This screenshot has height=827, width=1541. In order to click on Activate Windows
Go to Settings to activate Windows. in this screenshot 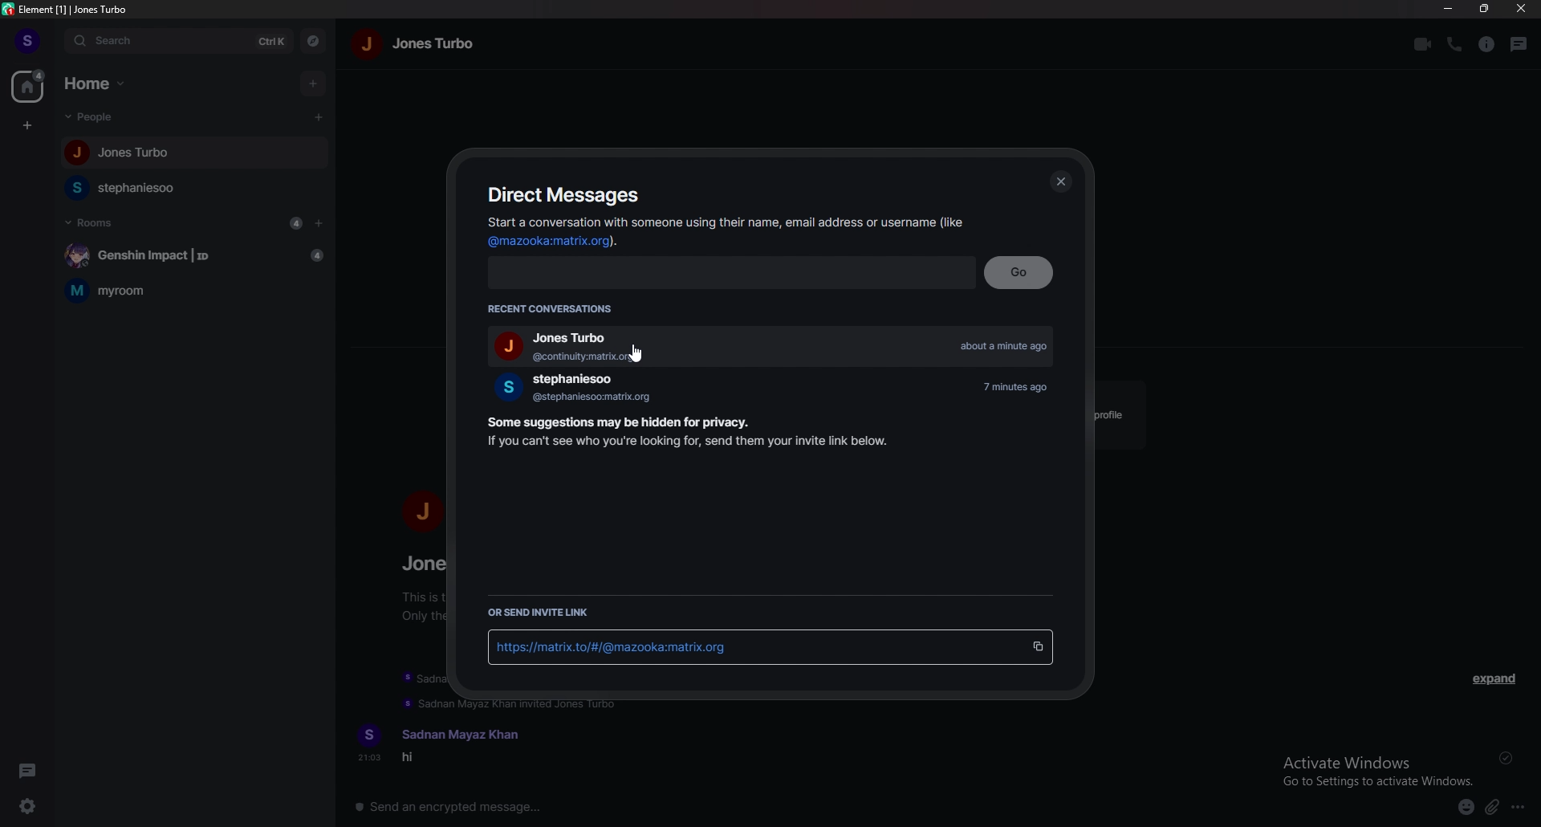, I will do `click(1379, 769)`.